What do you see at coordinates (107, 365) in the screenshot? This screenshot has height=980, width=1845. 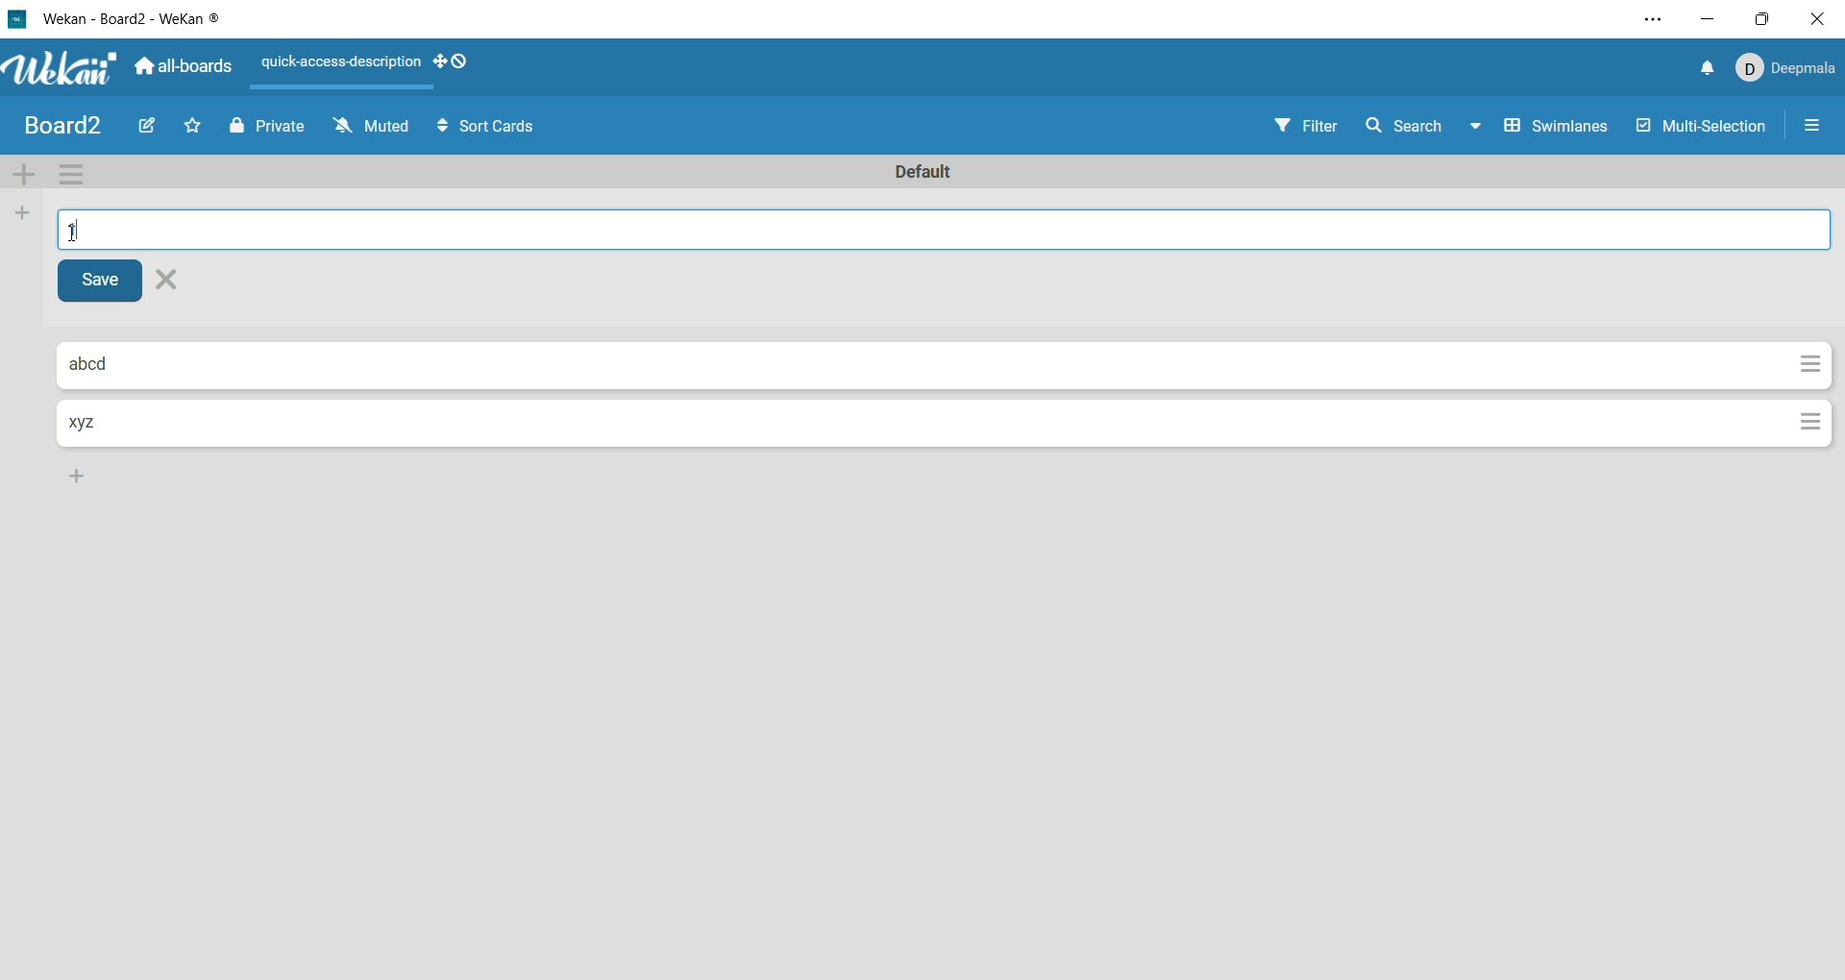 I see `list title` at bounding box center [107, 365].